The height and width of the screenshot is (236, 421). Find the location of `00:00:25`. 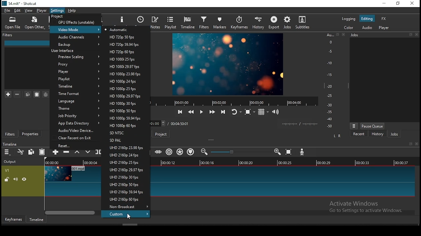

00:00:25 is located at coordinates (284, 163).